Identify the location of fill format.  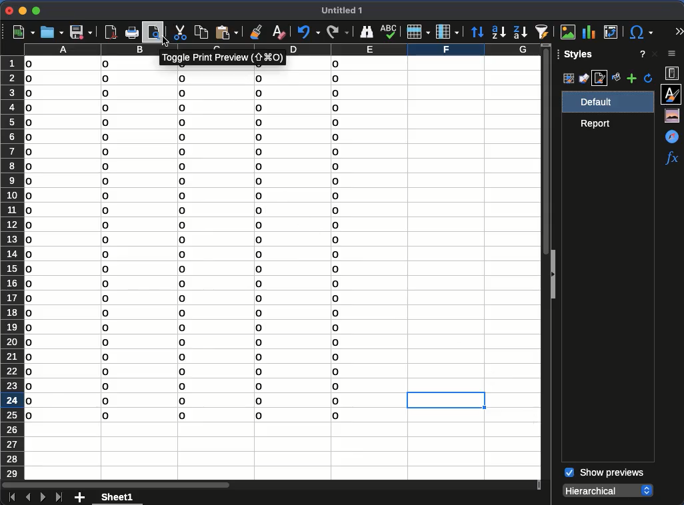
(615, 79).